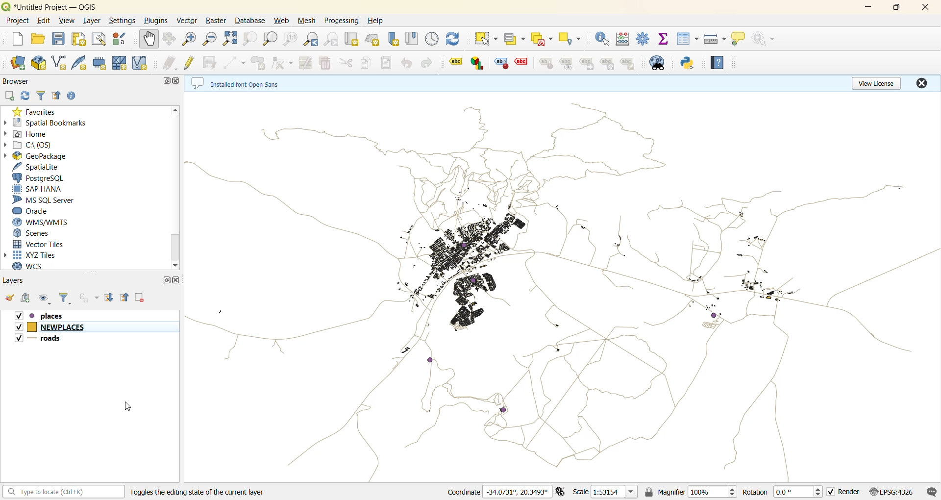  What do you see at coordinates (165, 279) in the screenshot?
I see `maximize` at bounding box center [165, 279].